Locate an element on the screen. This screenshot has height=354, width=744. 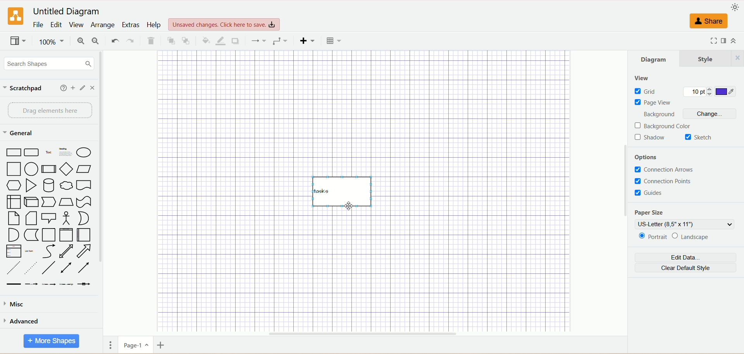
Cuboid is located at coordinates (32, 202).